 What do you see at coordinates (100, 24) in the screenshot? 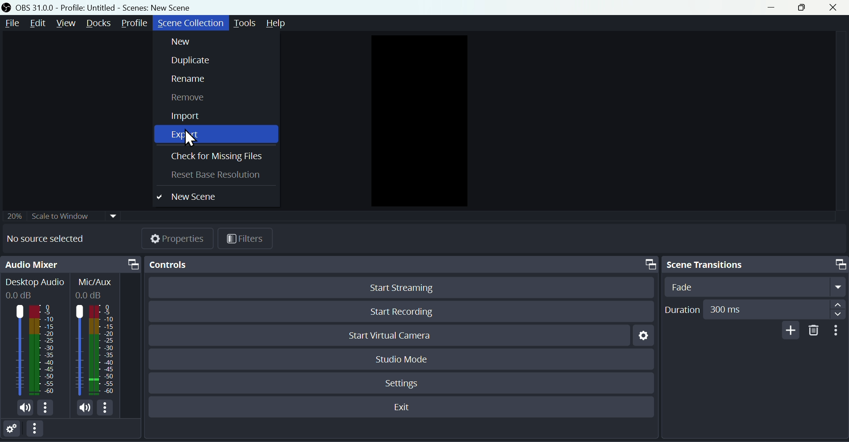
I see `Docks` at bounding box center [100, 24].